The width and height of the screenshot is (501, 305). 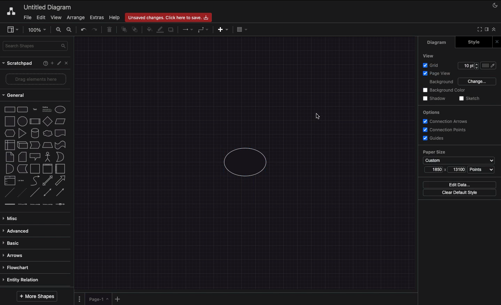 I want to click on Drag elements here, so click(x=37, y=79).